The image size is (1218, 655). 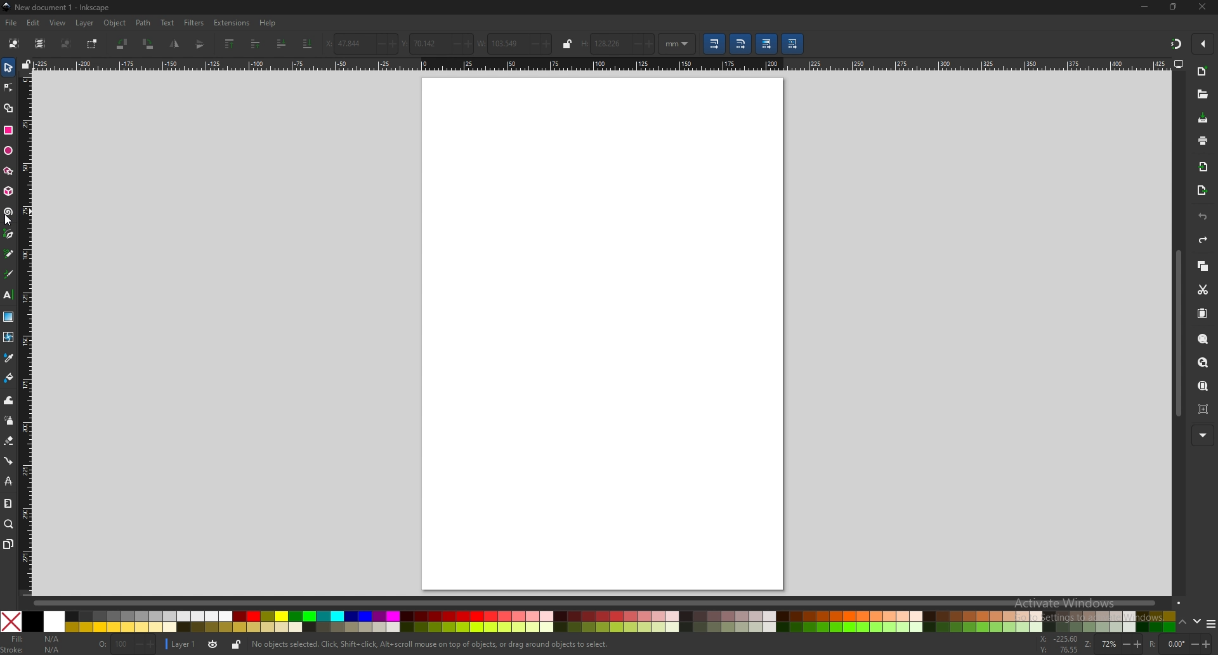 I want to click on raise selection one step, so click(x=257, y=44).